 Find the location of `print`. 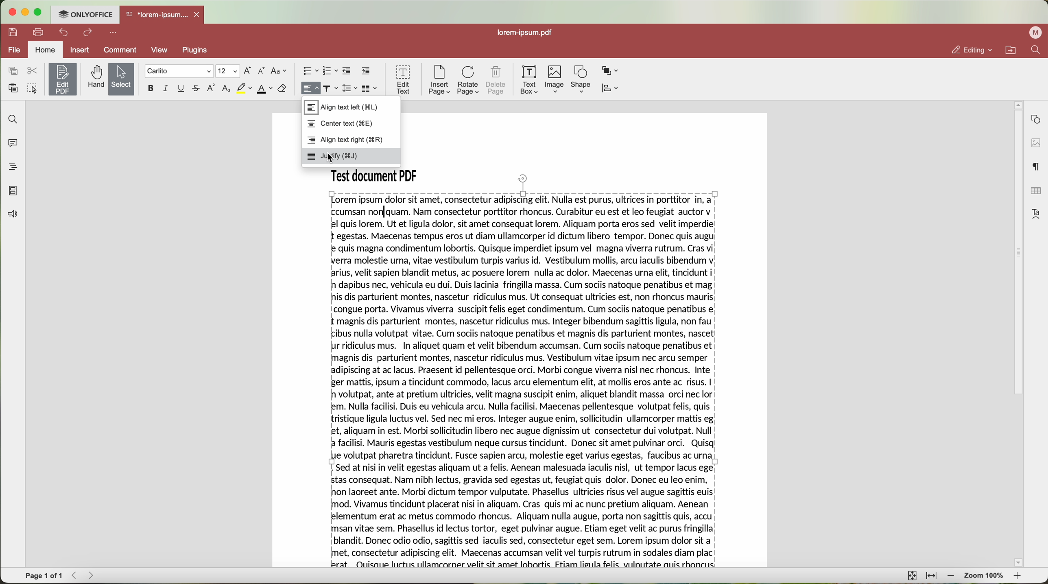

print is located at coordinates (40, 33).